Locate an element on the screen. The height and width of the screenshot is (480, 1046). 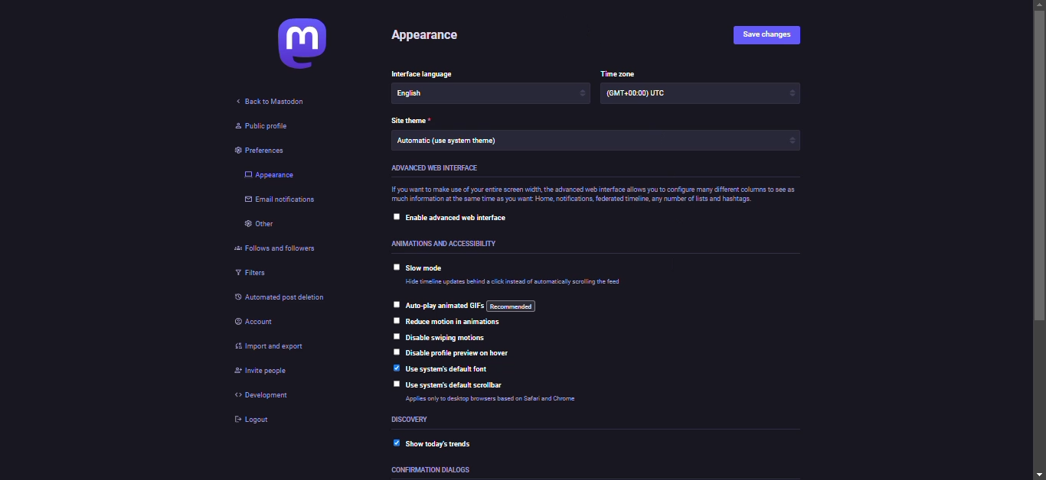
accessibility is located at coordinates (444, 242).